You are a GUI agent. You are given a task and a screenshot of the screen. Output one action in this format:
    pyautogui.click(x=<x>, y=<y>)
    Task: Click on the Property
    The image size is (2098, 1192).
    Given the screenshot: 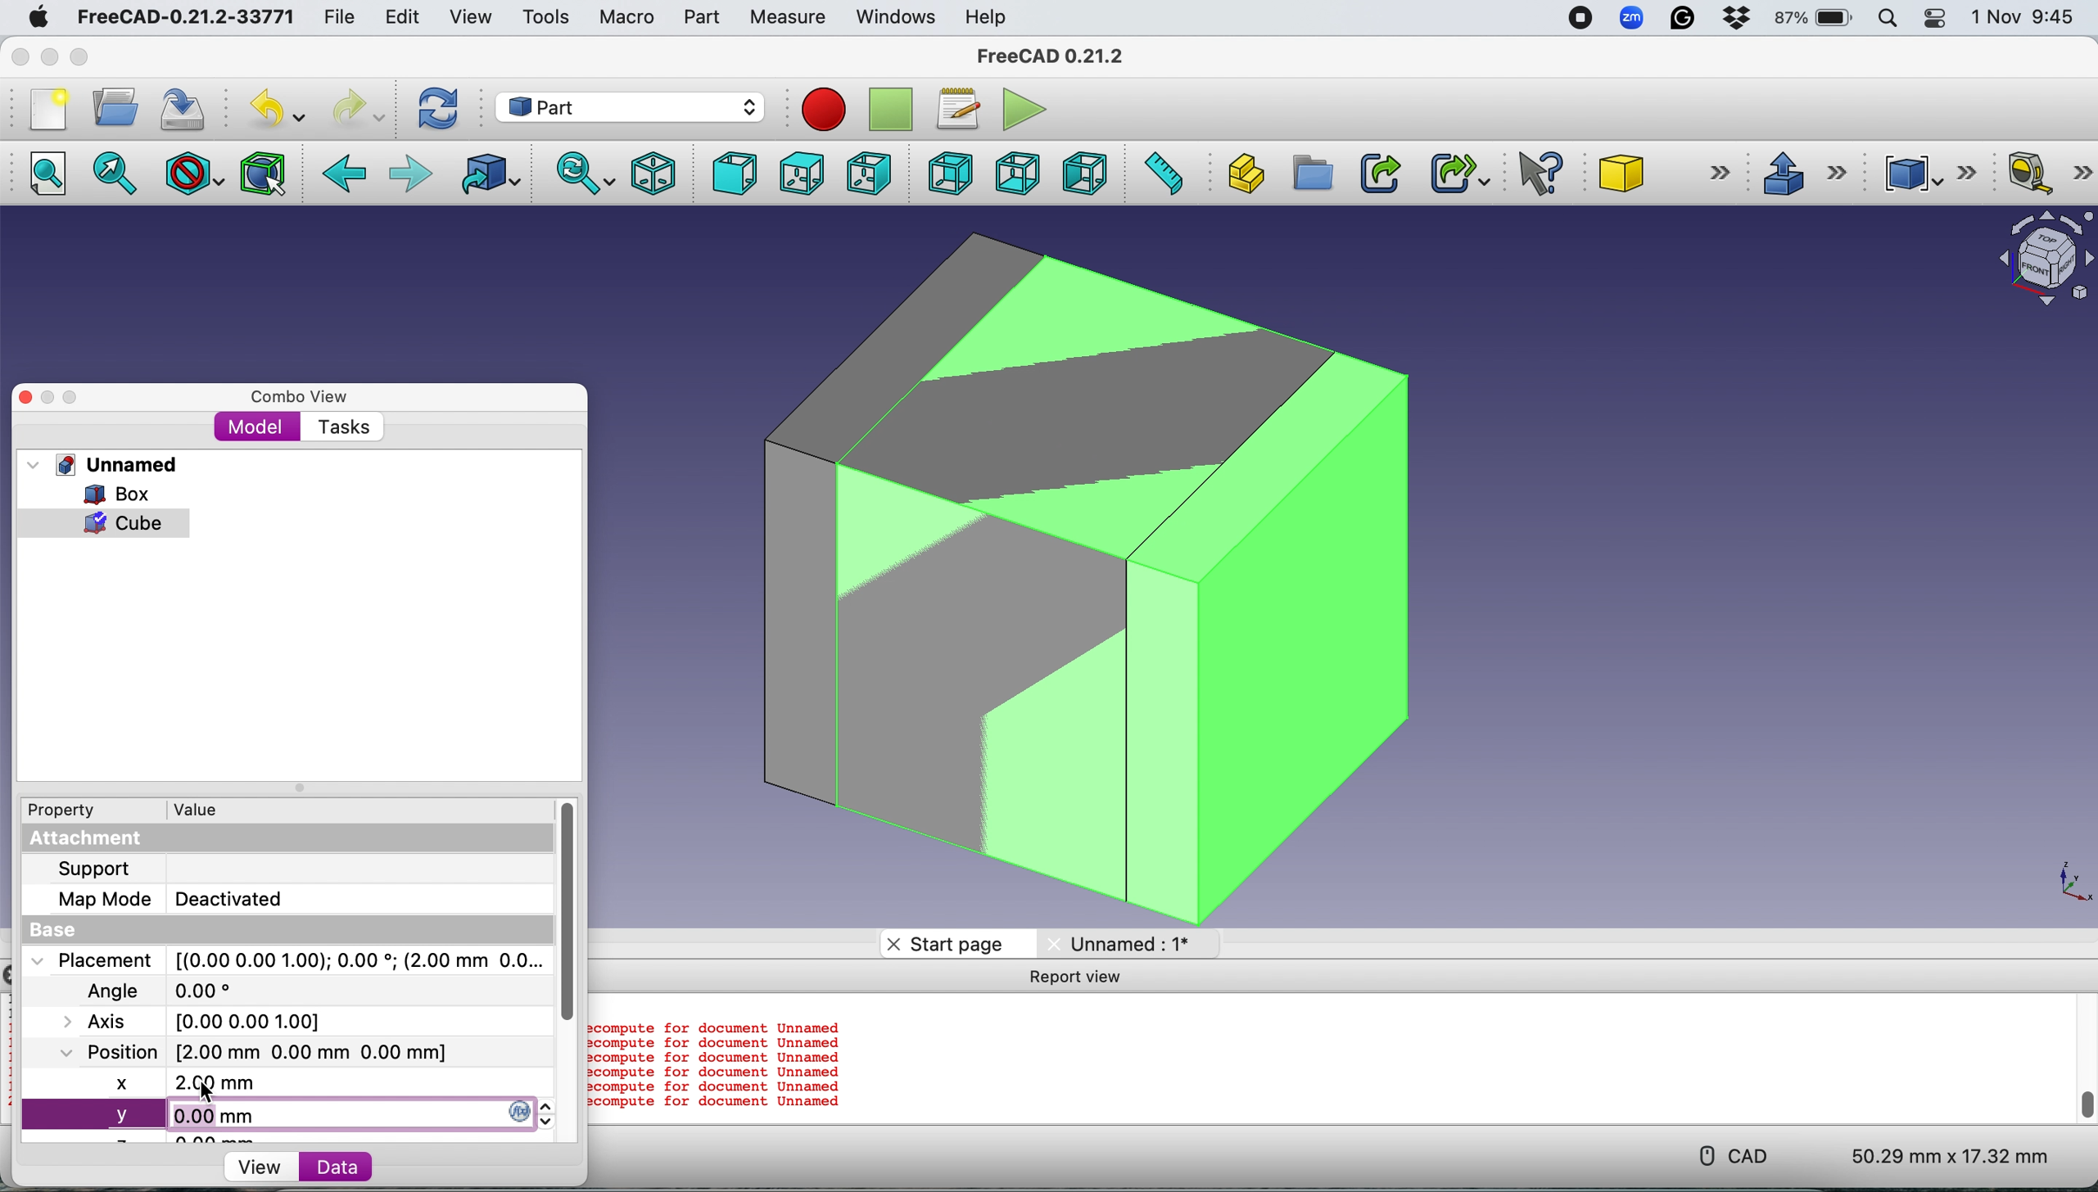 What is the action you would take?
    pyautogui.click(x=53, y=810)
    